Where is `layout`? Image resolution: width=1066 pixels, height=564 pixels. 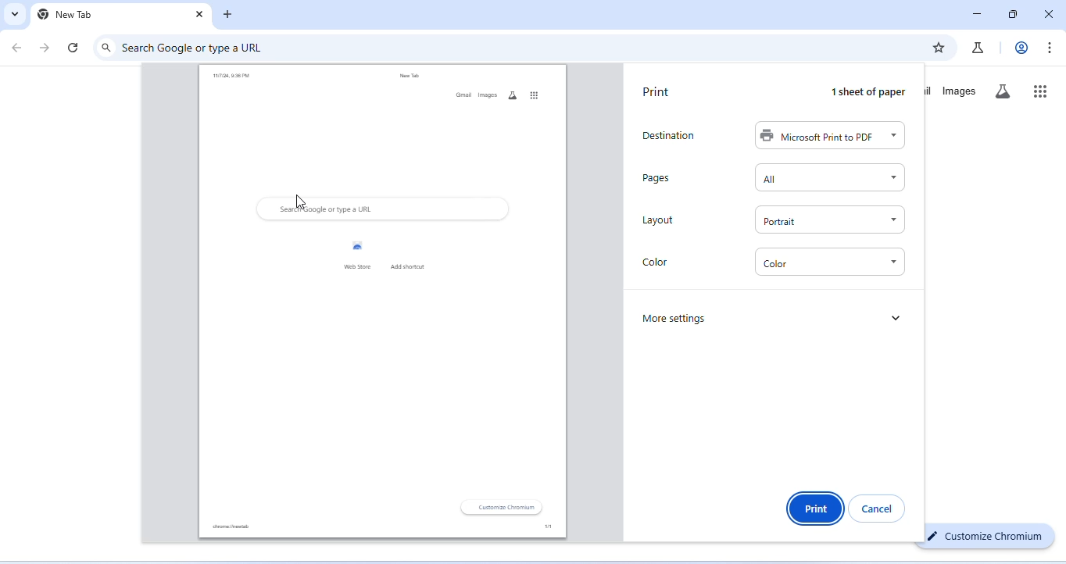 layout is located at coordinates (659, 220).